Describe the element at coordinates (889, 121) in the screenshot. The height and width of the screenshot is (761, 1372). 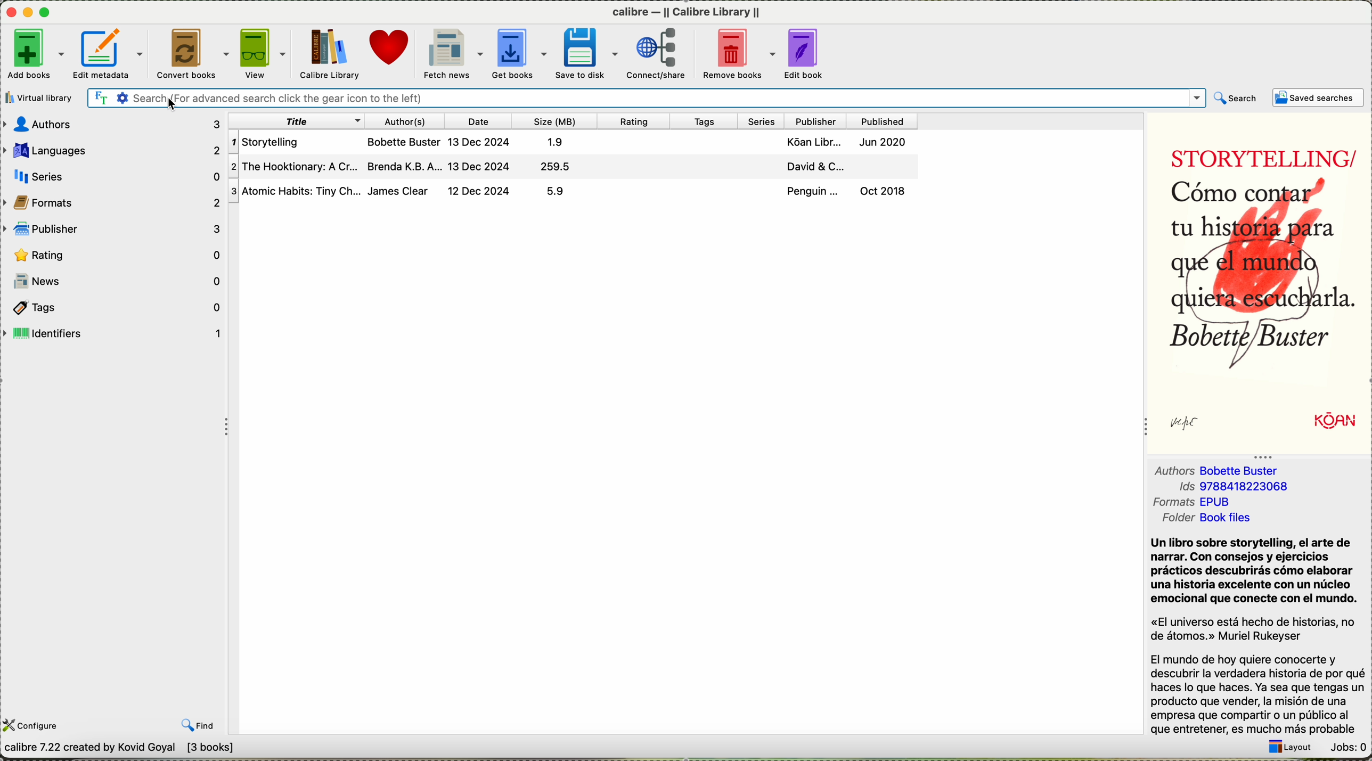
I see `published` at that location.